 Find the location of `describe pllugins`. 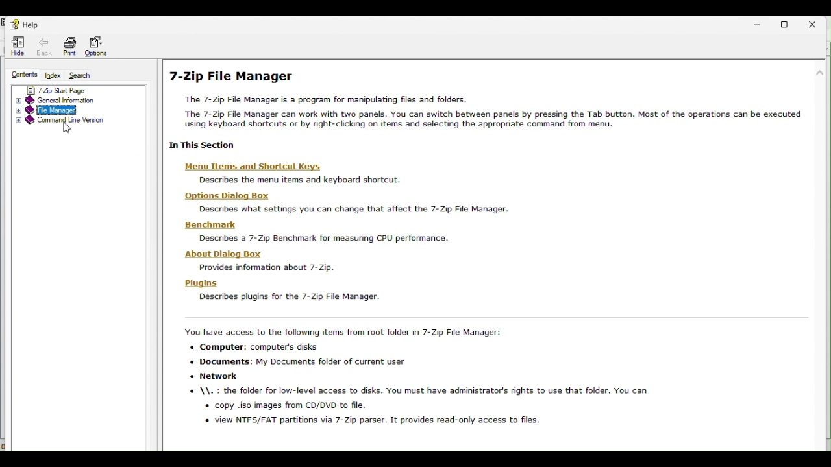

describe pllugins is located at coordinates (290, 298).